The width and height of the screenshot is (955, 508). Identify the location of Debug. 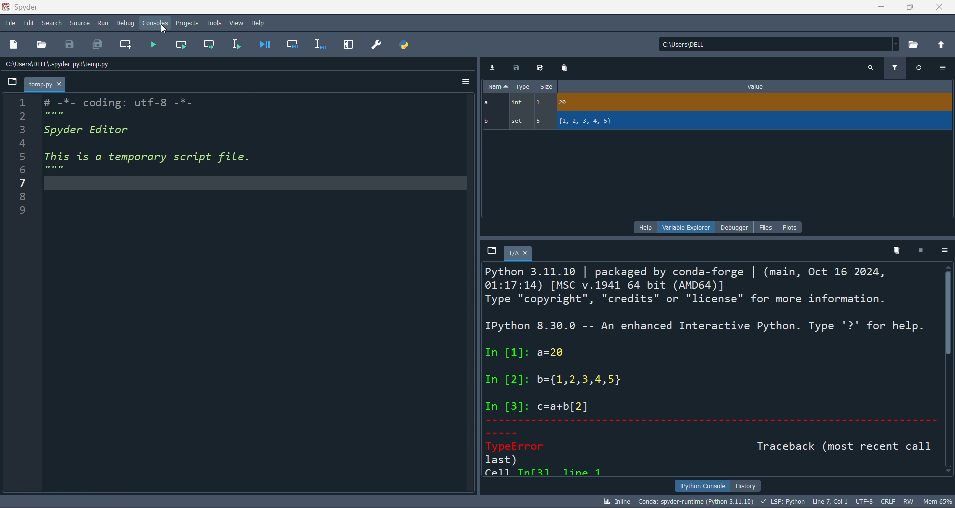
(127, 24).